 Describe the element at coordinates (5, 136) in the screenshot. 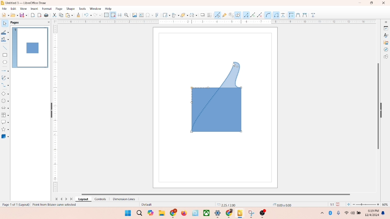

I see `3D shape` at that location.